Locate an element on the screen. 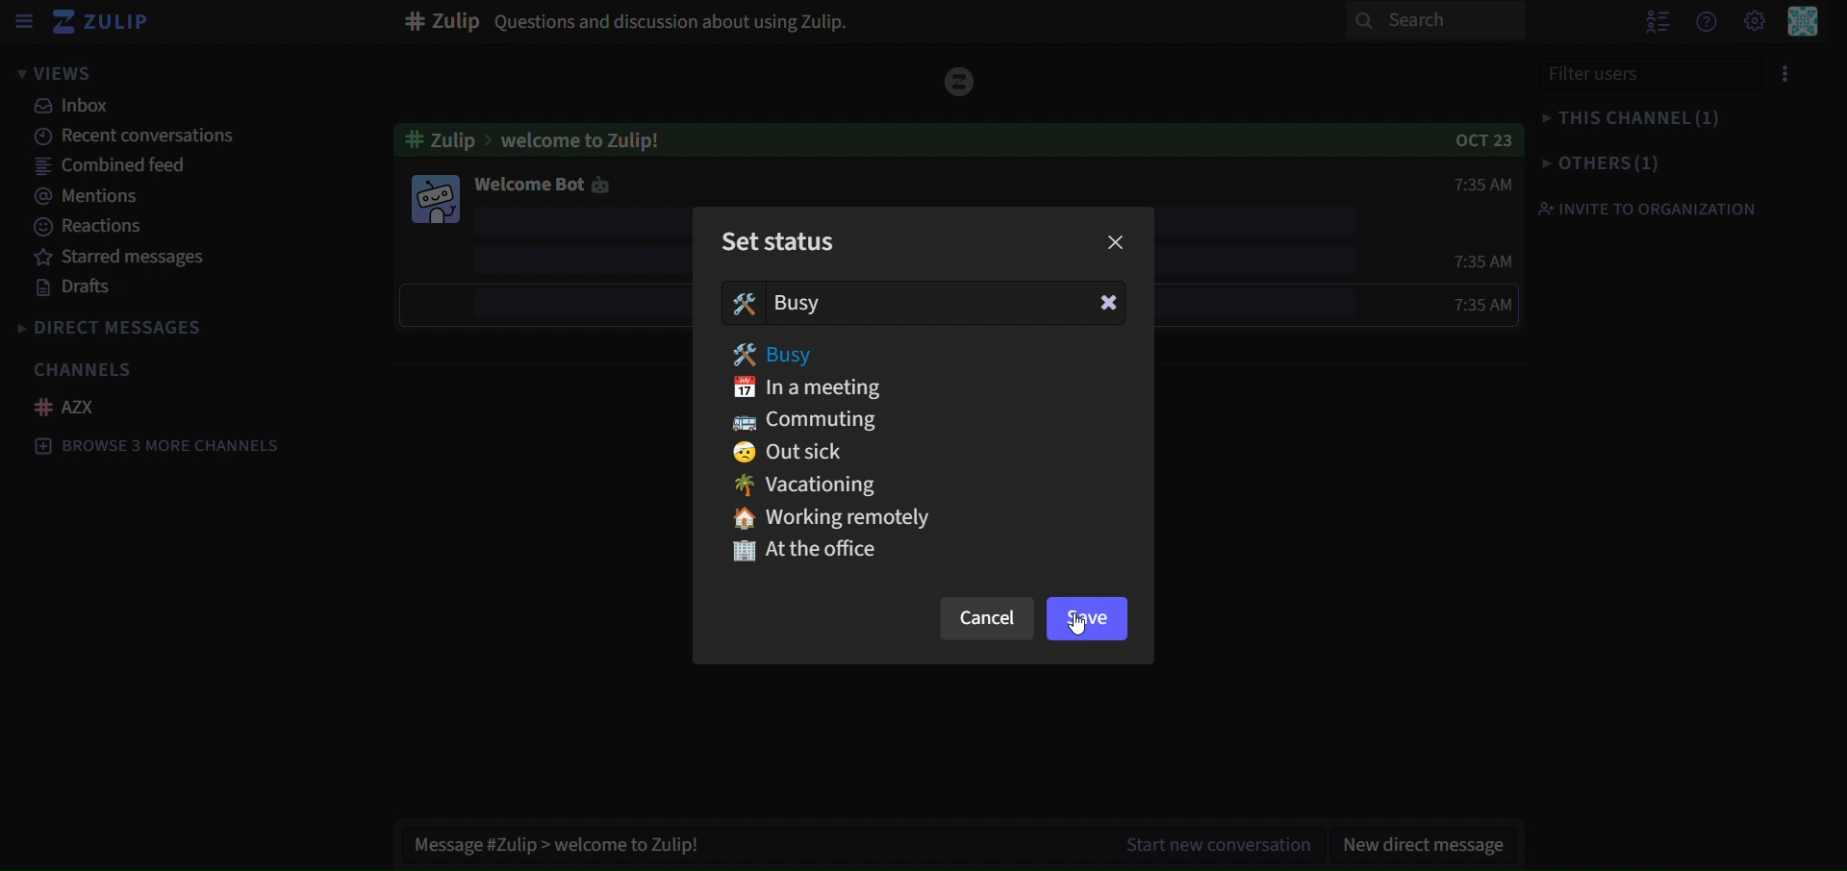  inbox is located at coordinates (76, 108).